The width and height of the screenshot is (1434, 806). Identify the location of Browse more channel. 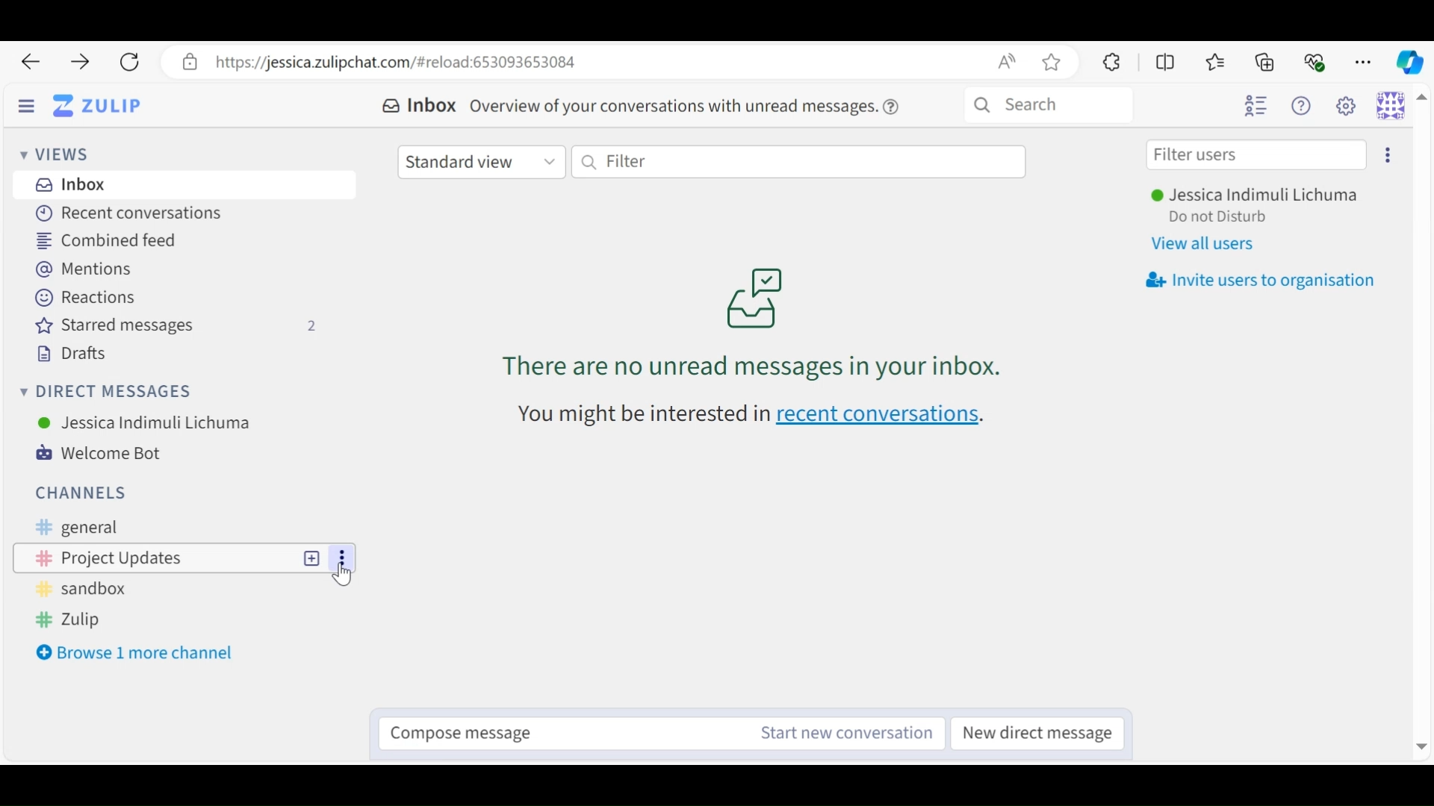
(138, 653).